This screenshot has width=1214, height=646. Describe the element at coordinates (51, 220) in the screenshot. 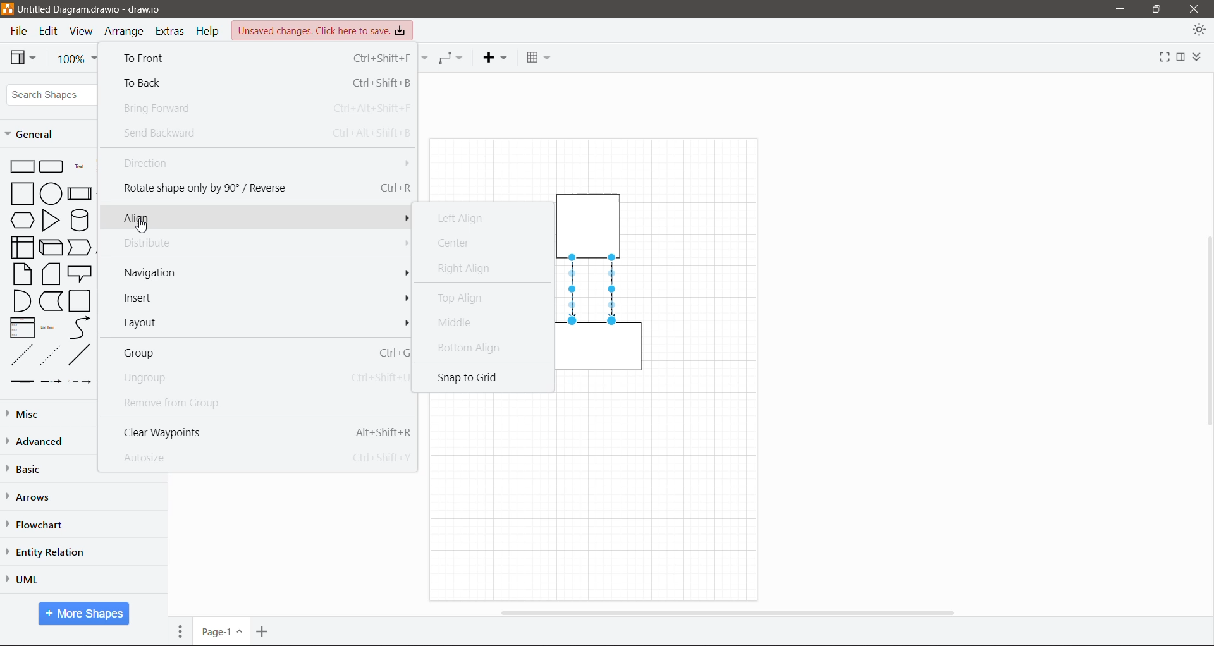

I see `Triangle` at that location.